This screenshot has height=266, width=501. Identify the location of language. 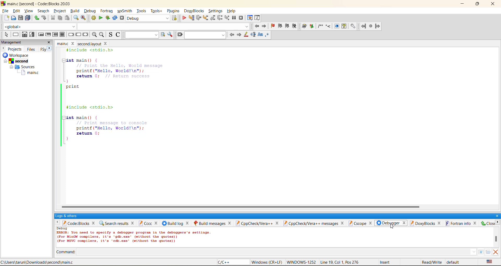
(229, 263).